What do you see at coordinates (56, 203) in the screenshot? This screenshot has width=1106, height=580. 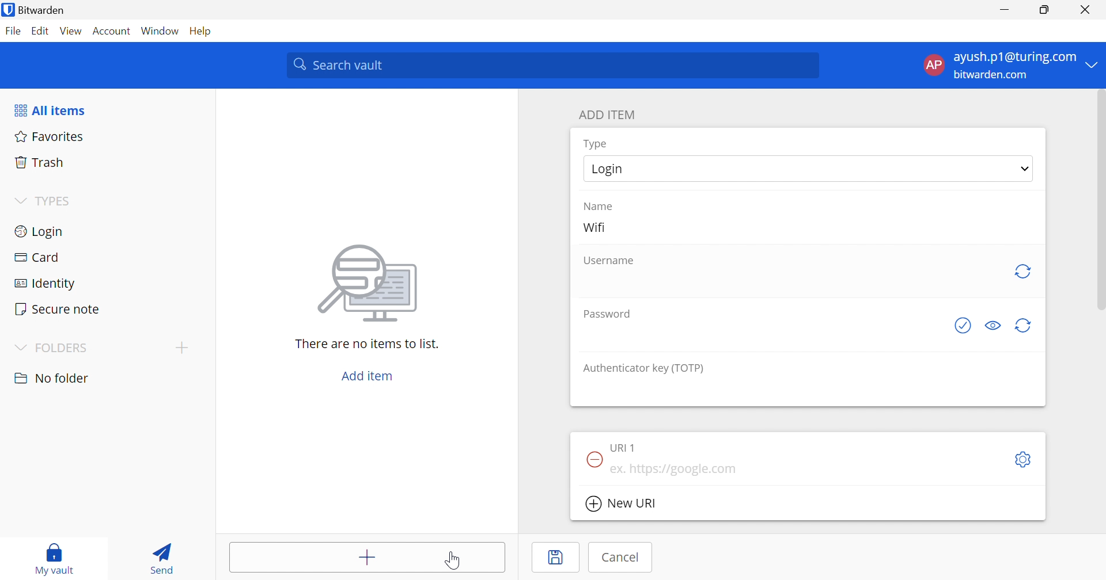 I see `TYPES` at bounding box center [56, 203].